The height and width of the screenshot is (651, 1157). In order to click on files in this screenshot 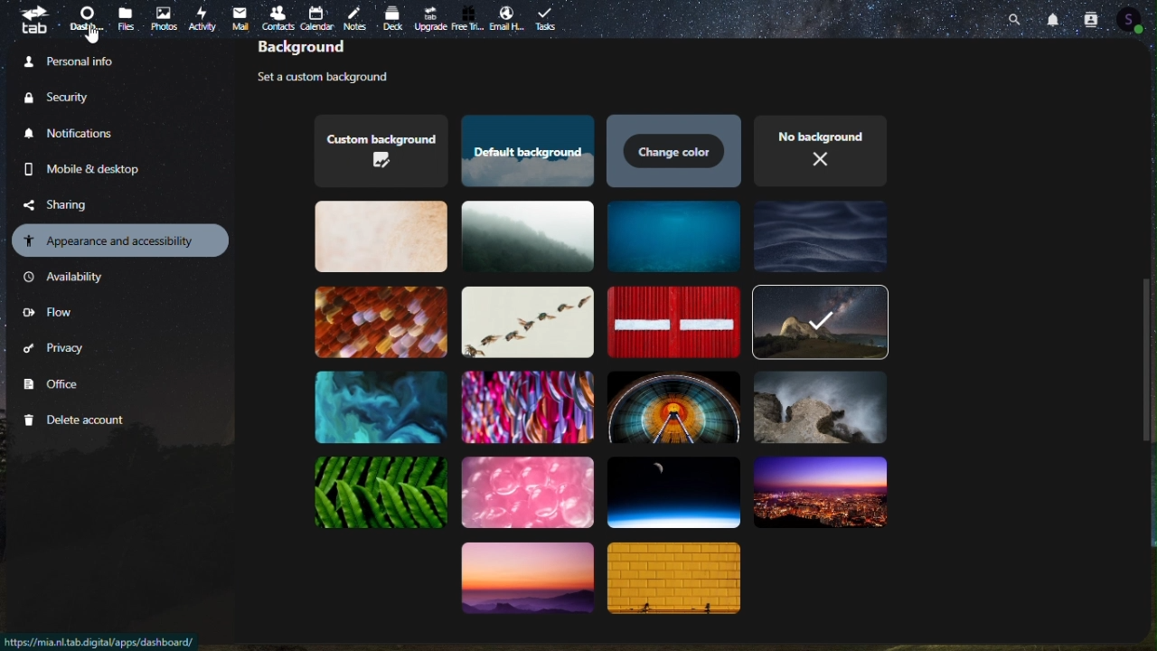, I will do `click(127, 18)`.